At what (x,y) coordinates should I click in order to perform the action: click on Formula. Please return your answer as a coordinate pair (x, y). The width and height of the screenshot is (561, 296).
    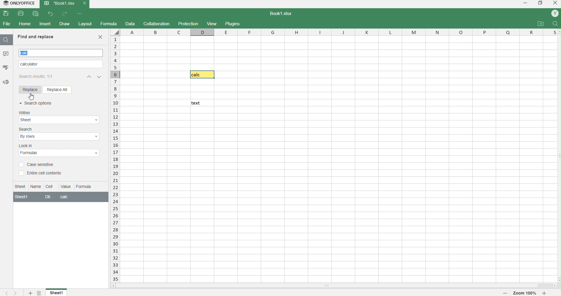
    Looking at the image, I should click on (86, 187).